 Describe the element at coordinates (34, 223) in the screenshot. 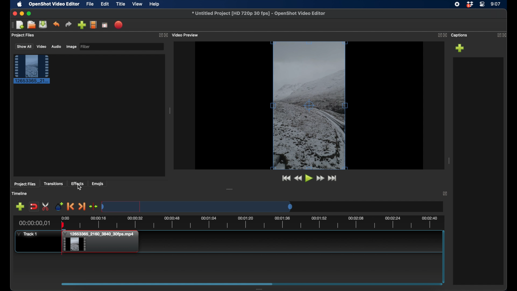

I see `current time indicator` at that location.